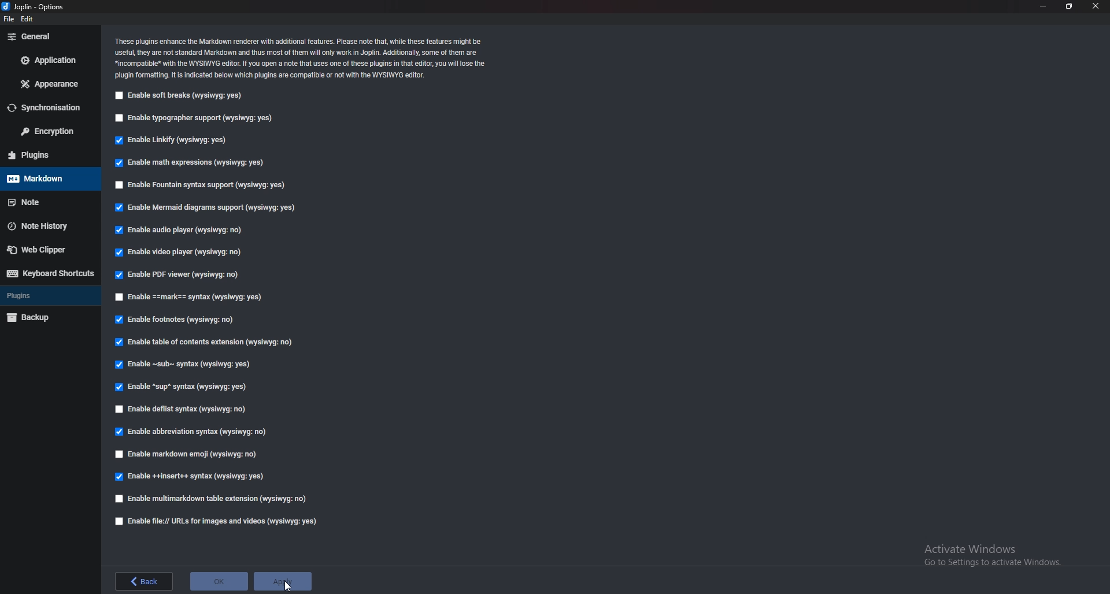  I want to click on Mark down, so click(45, 178).